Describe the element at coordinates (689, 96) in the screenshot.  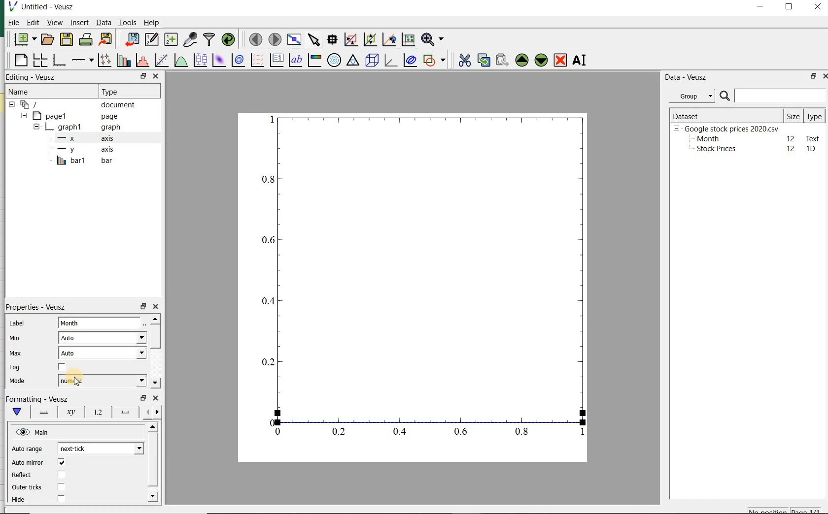
I see `Group datasets with property given` at that location.